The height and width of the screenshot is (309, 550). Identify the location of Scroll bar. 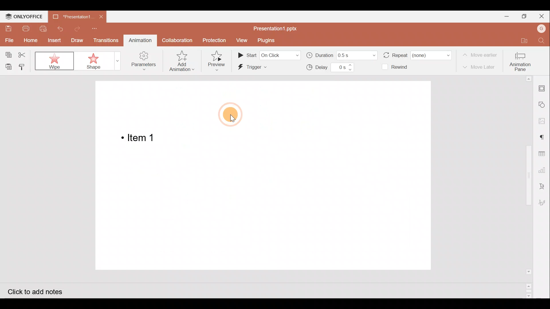
(530, 187).